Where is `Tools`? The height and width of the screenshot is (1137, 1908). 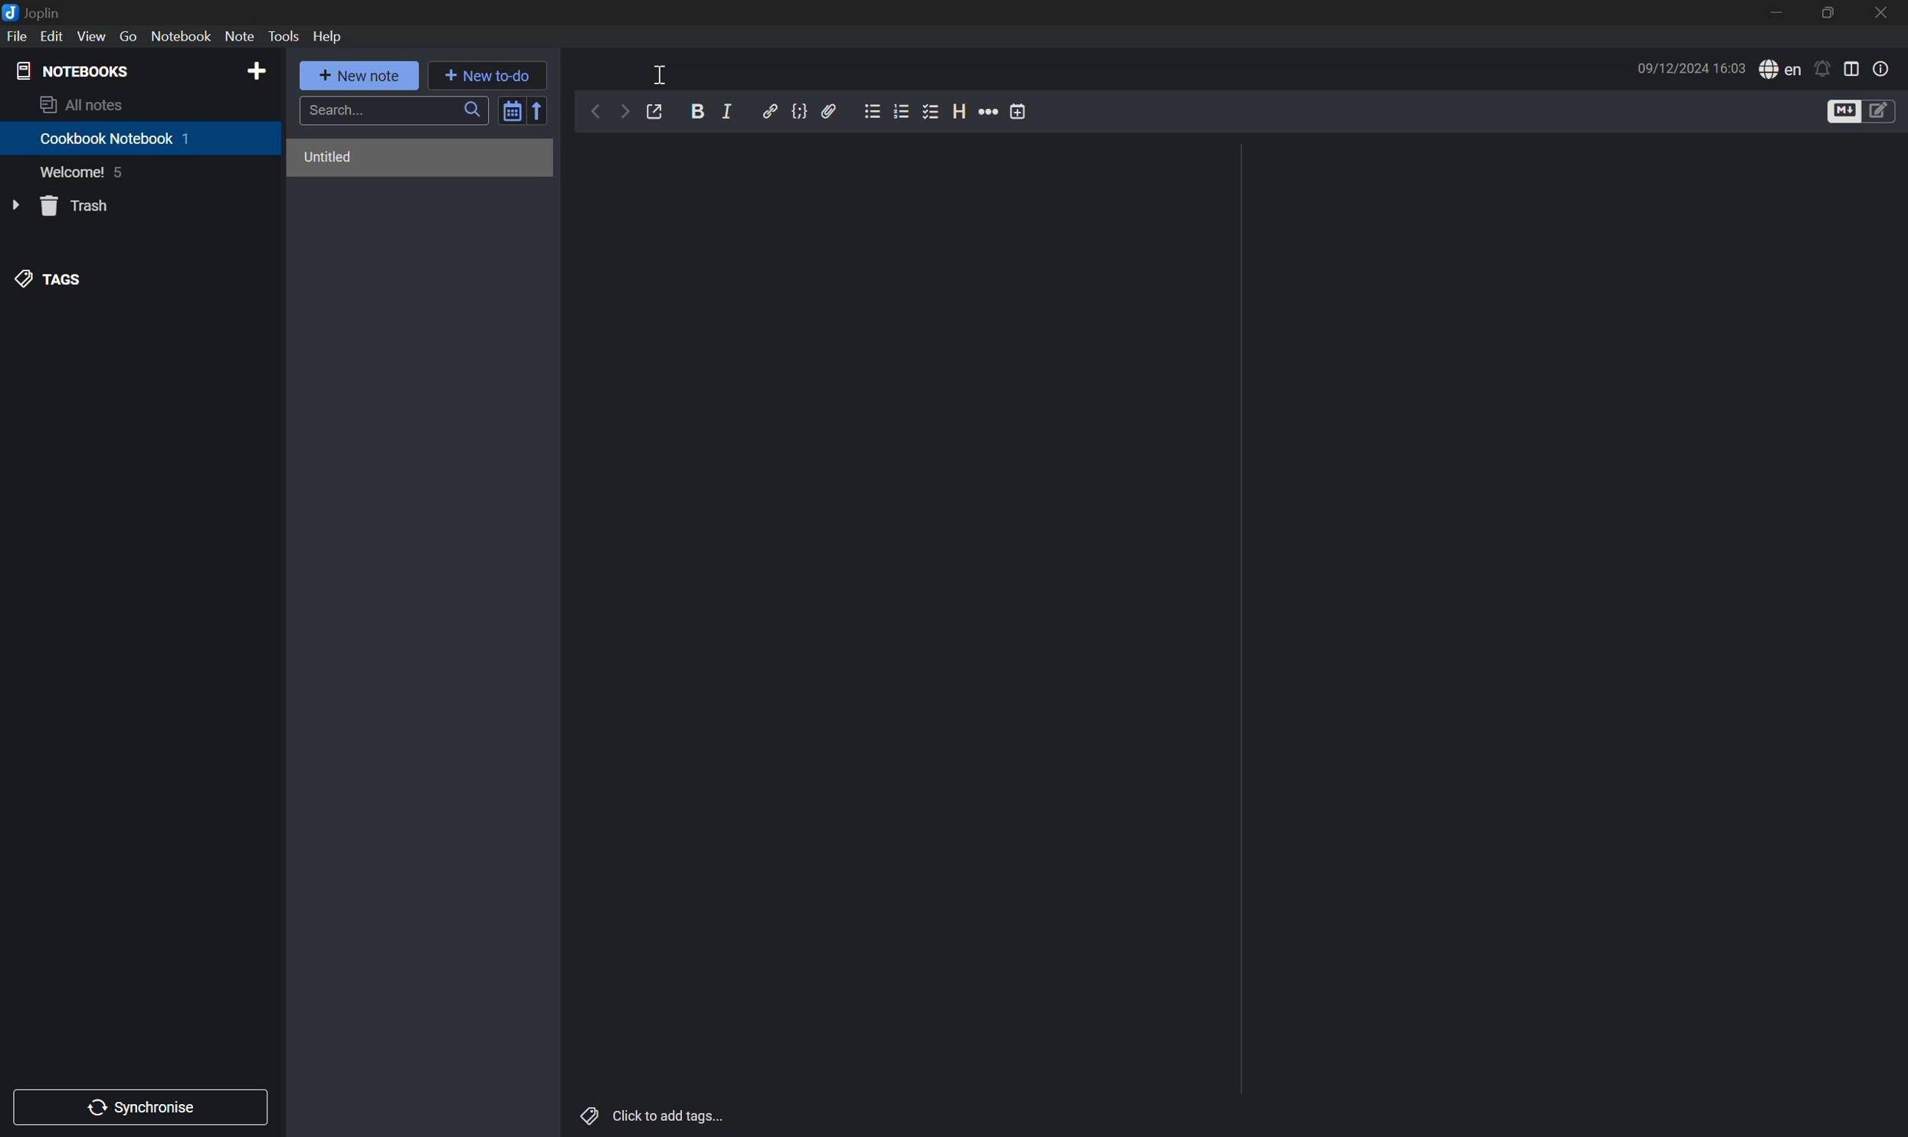
Tools is located at coordinates (284, 36).